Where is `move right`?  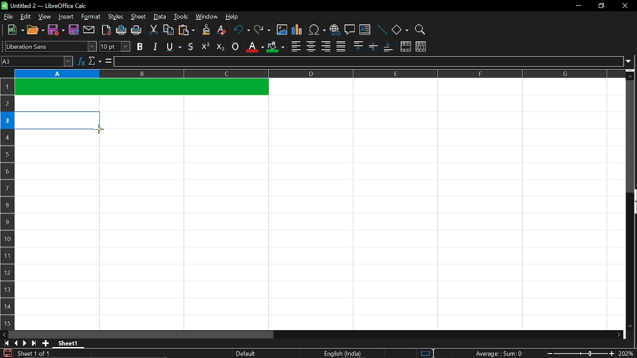
move right is located at coordinates (620, 334).